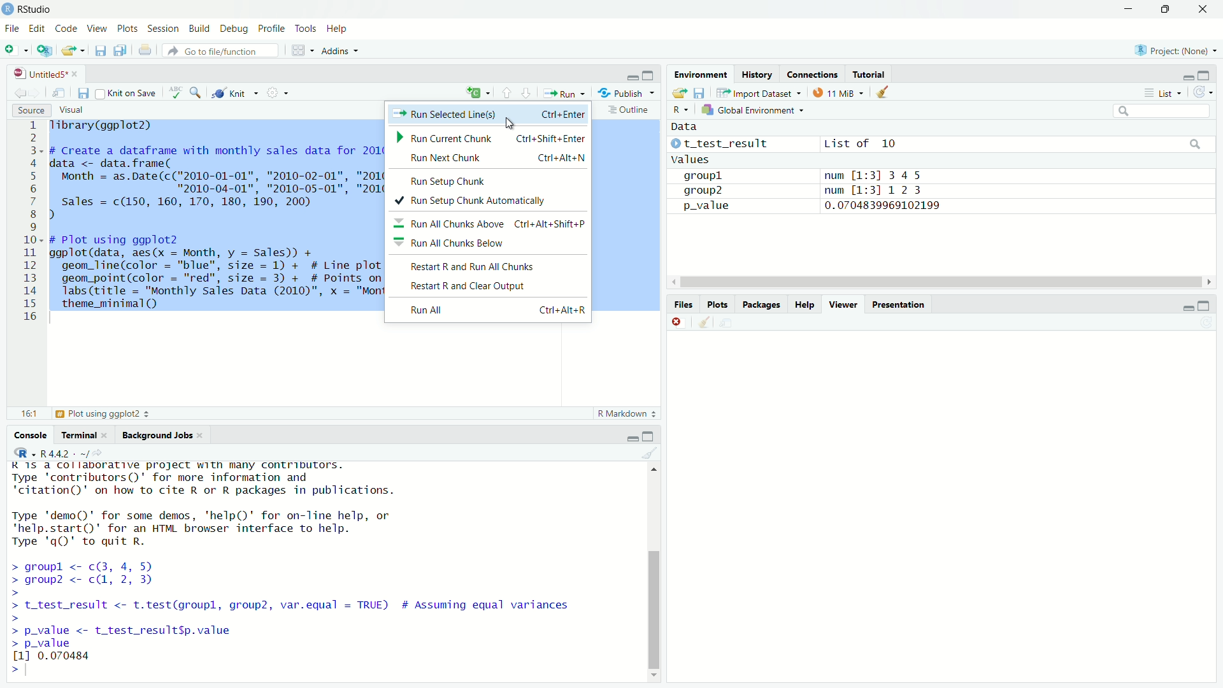 Image resolution: width=1223 pixels, height=688 pixels. What do you see at coordinates (680, 305) in the screenshot?
I see `Files` at bounding box center [680, 305].